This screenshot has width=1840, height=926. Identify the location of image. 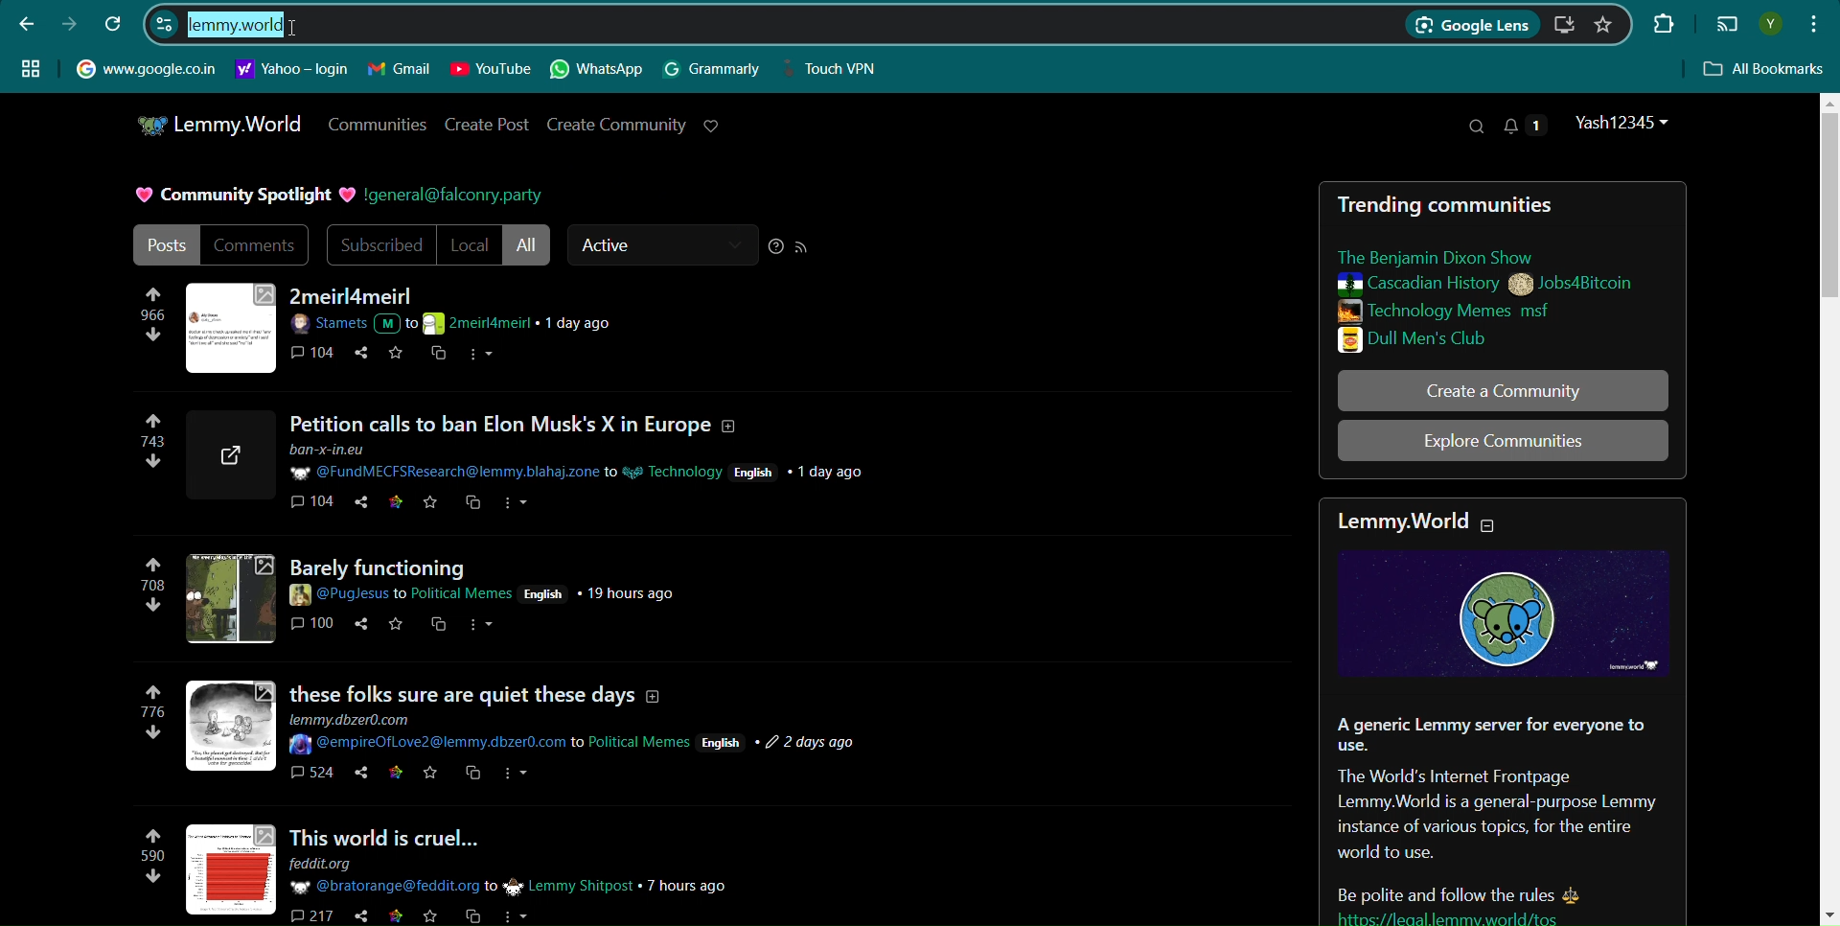
(233, 726).